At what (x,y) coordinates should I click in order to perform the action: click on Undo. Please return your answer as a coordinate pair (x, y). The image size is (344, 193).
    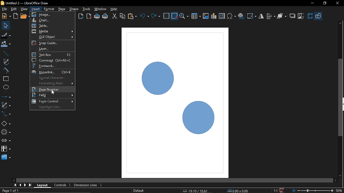
    Looking at the image, I should click on (145, 17).